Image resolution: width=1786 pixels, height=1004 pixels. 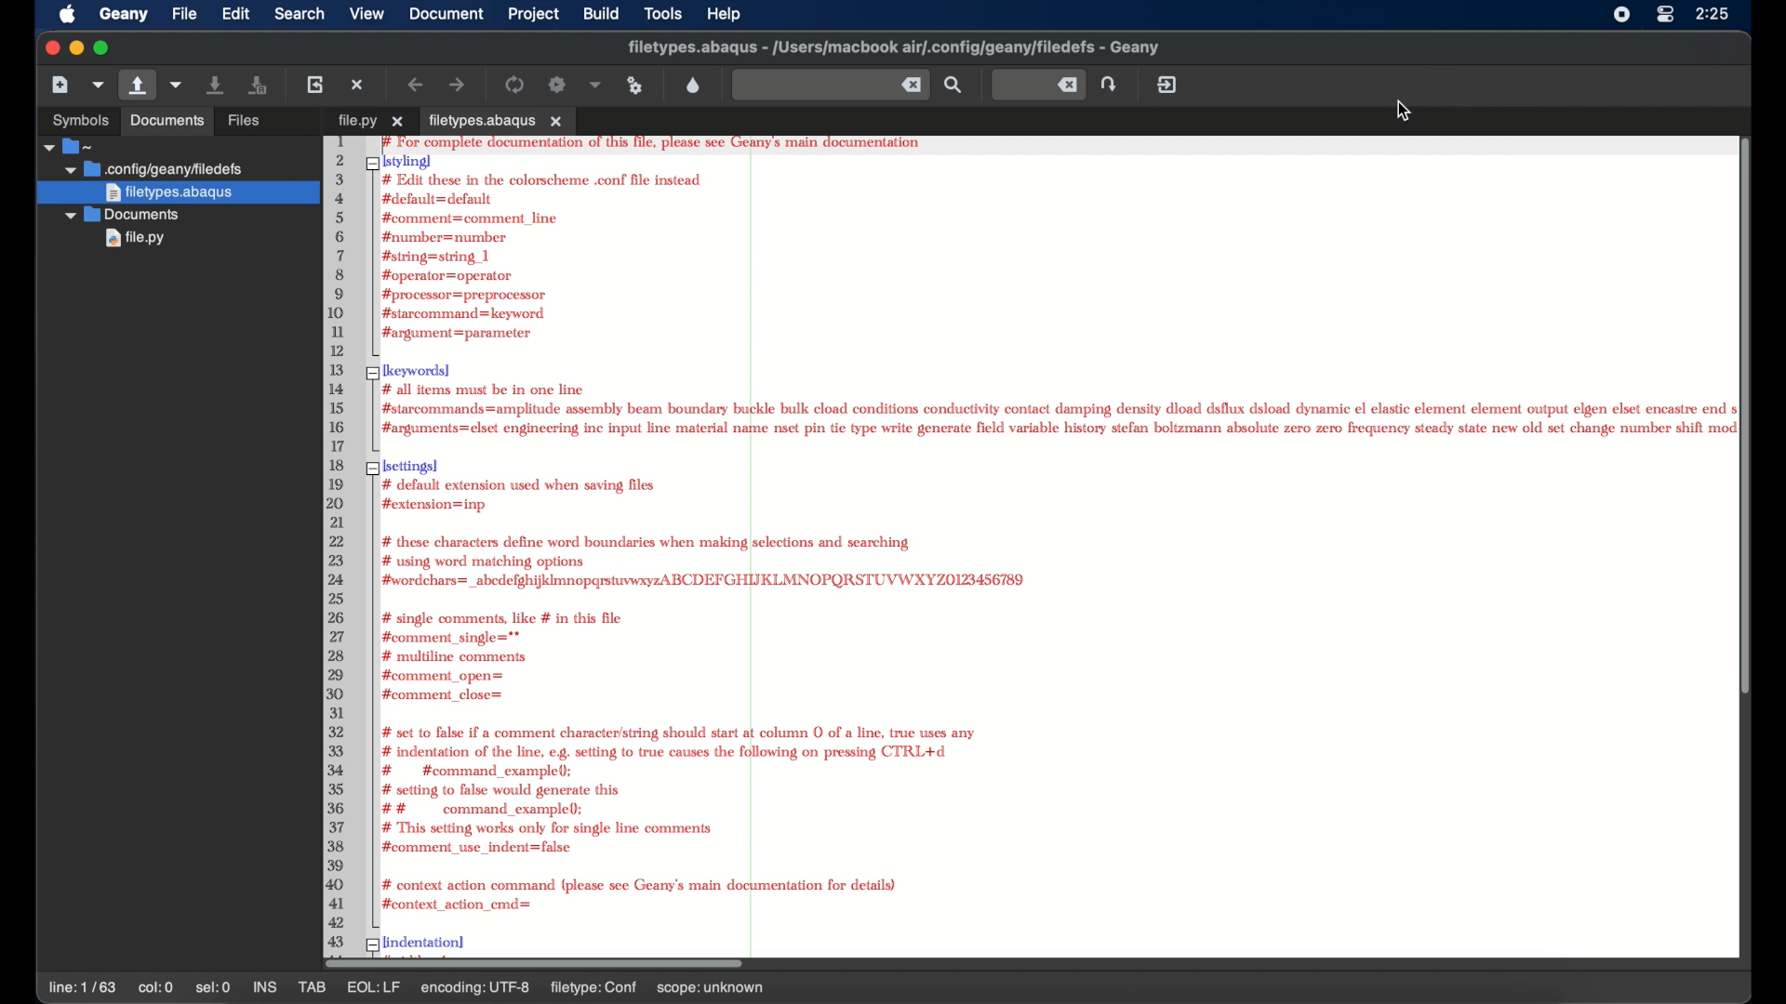 What do you see at coordinates (236, 13) in the screenshot?
I see `edit` at bounding box center [236, 13].